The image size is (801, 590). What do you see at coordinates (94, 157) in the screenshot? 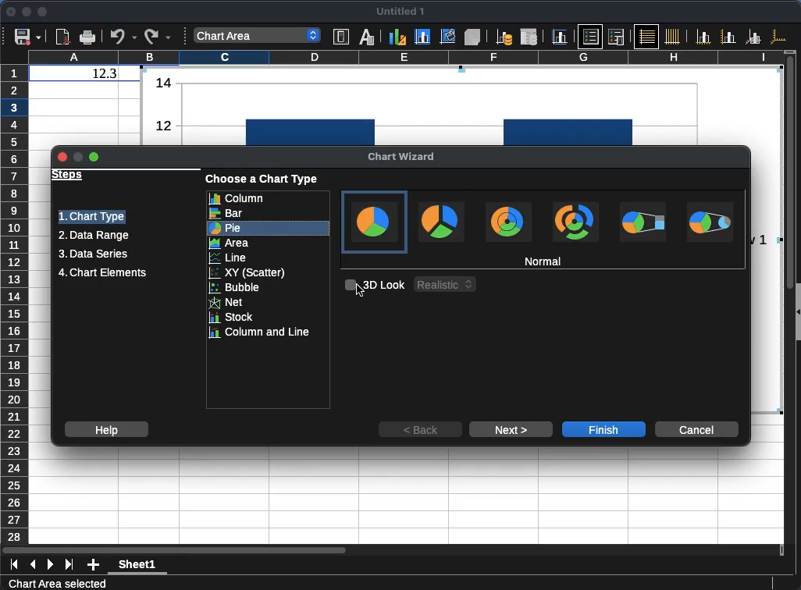
I see `Maximize` at bounding box center [94, 157].